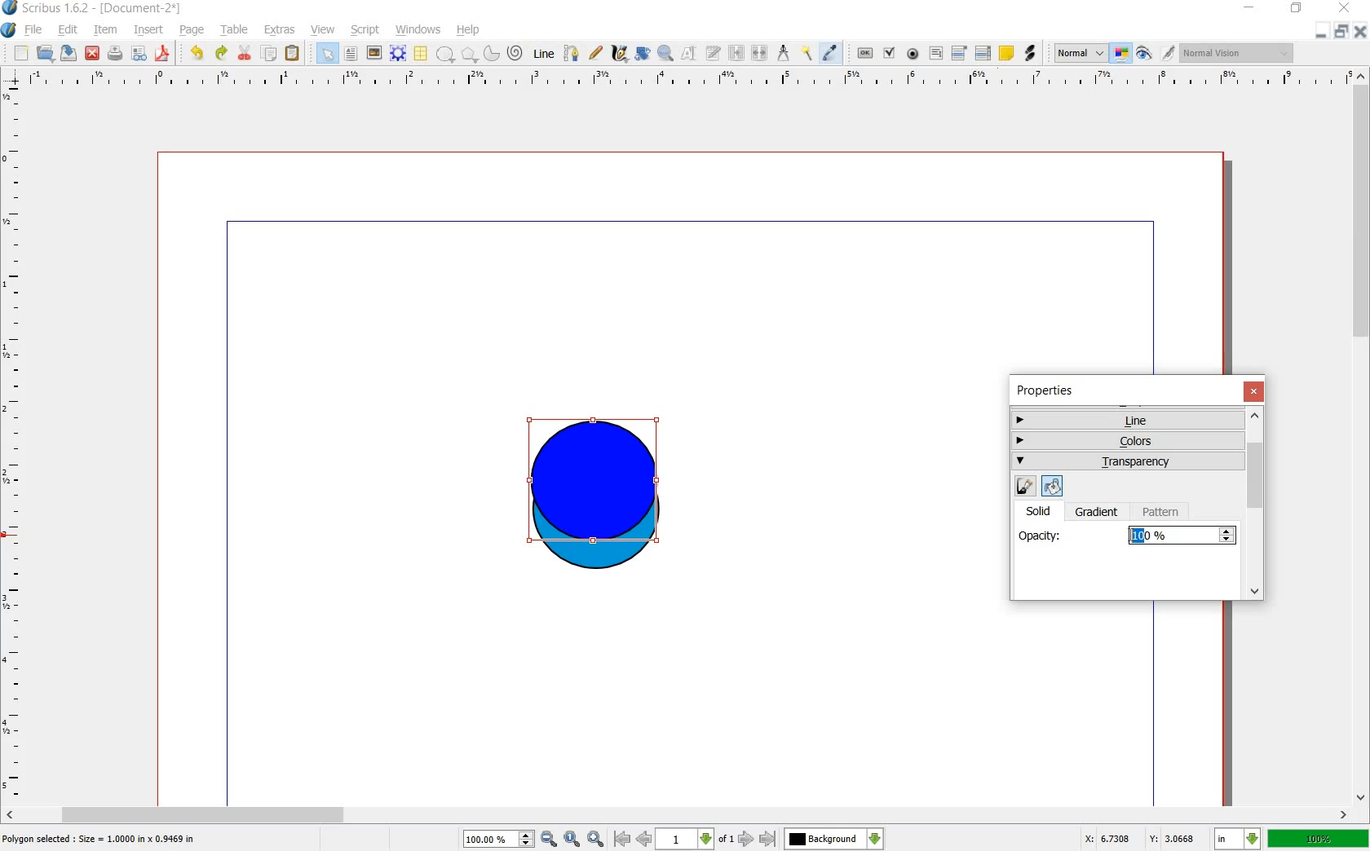  What do you see at coordinates (936, 52) in the screenshot?
I see `pdf text fied` at bounding box center [936, 52].